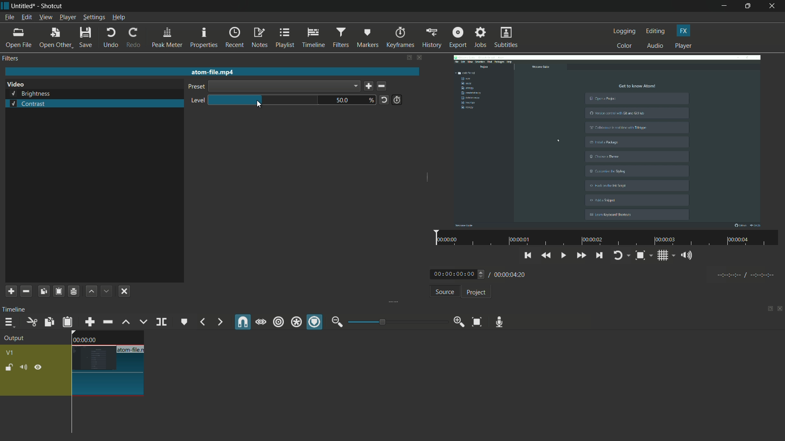 The height and width of the screenshot is (441, 785). Describe the element at coordinates (477, 321) in the screenshot. I see `zoom timeline to fit` at that location.